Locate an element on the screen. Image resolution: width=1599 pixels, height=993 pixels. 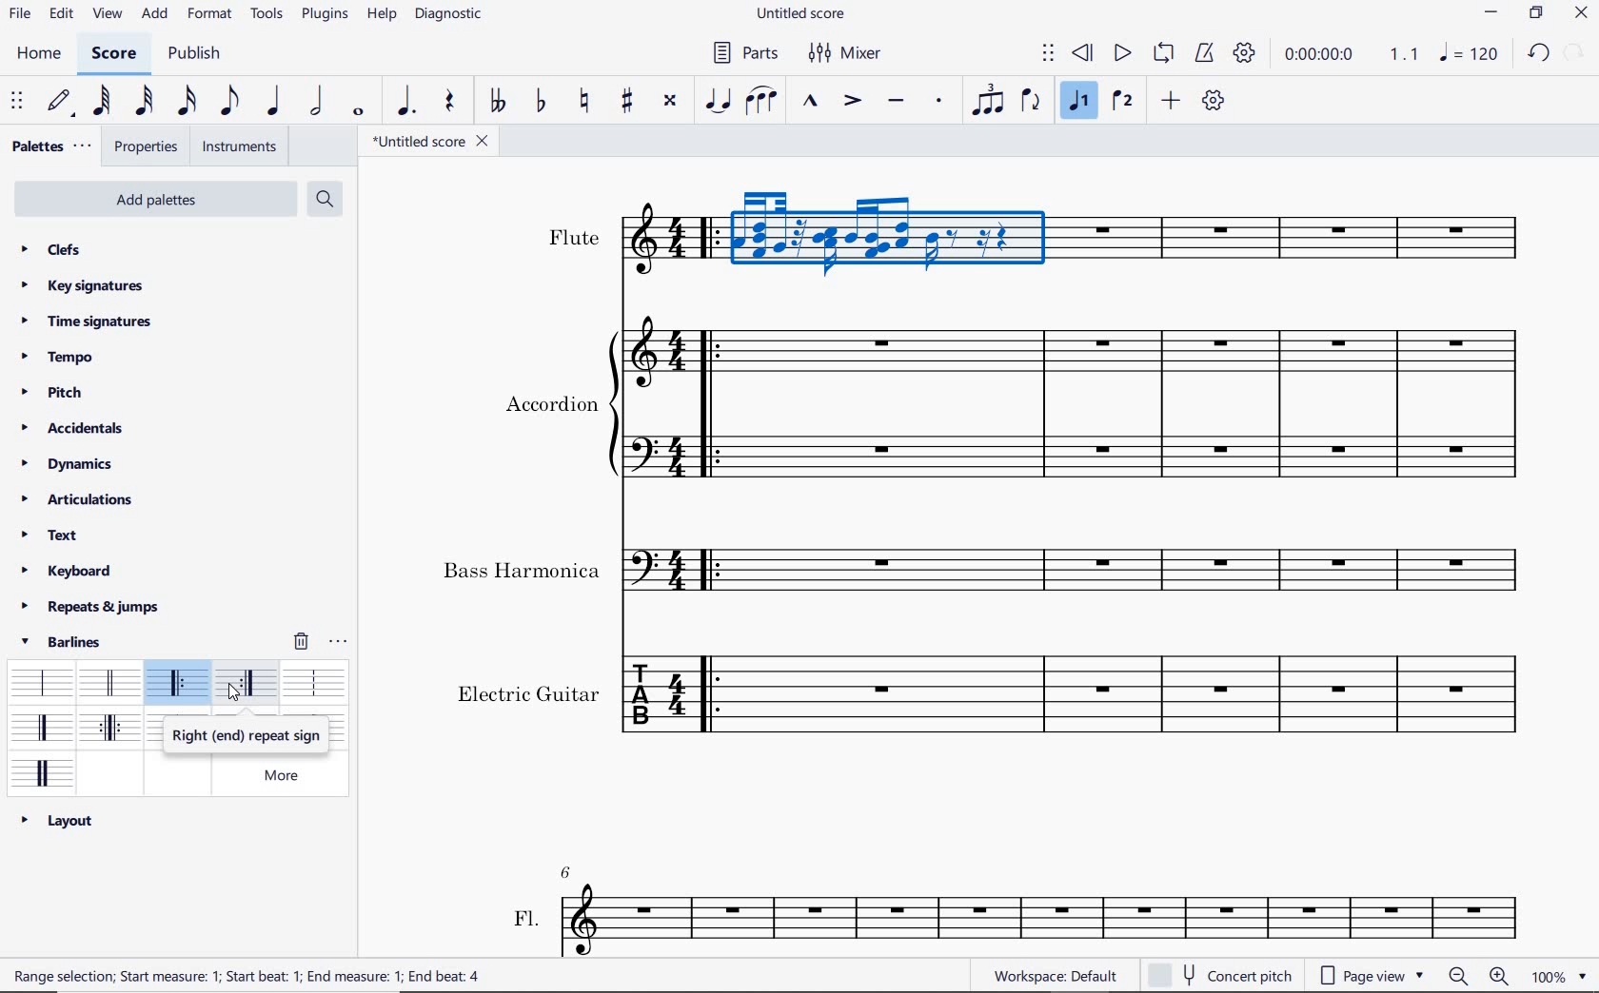
workspace: default is located at coordinates (1052, 975).